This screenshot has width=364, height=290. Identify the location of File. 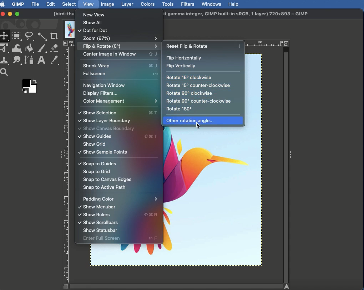
(36, 4).